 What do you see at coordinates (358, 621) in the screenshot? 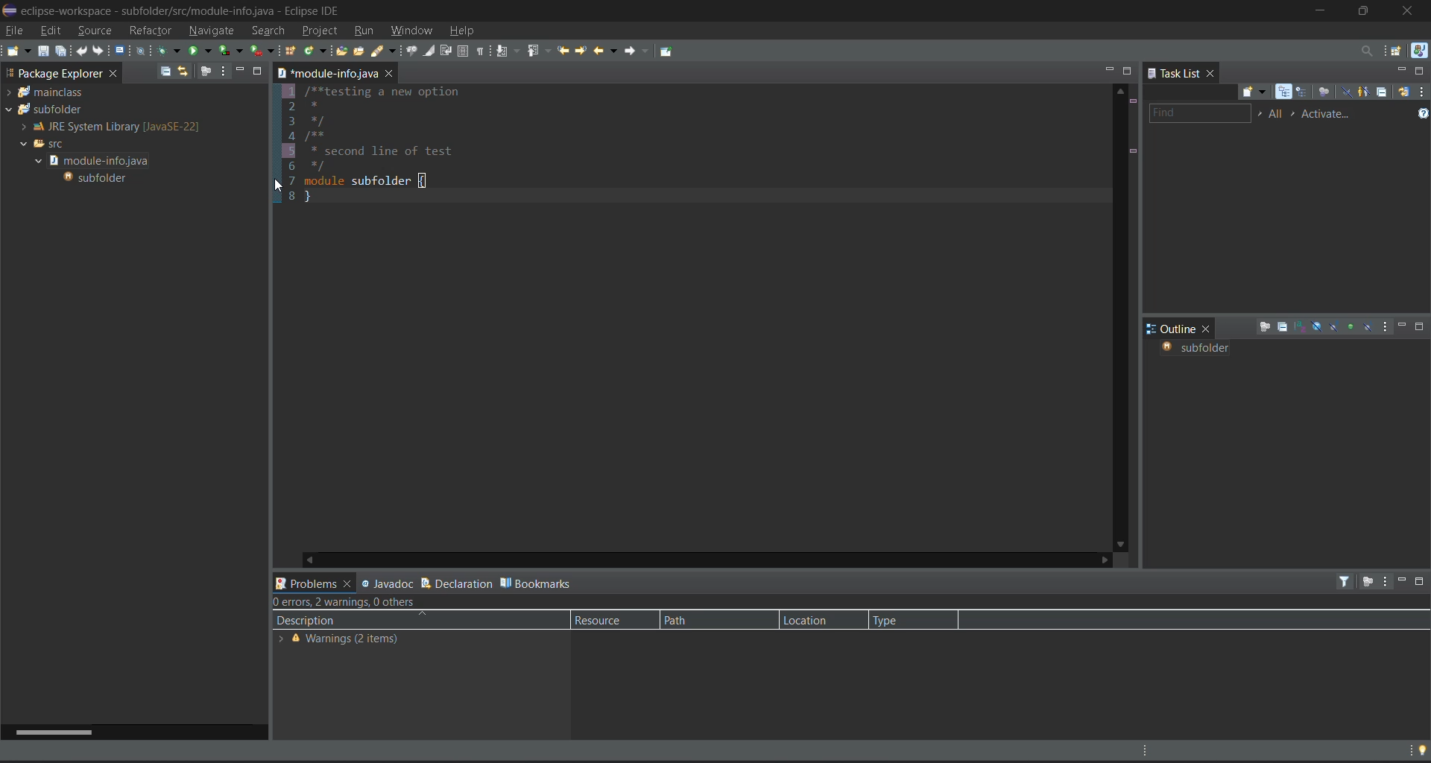
I see `description` at bounding box center [358, 621].